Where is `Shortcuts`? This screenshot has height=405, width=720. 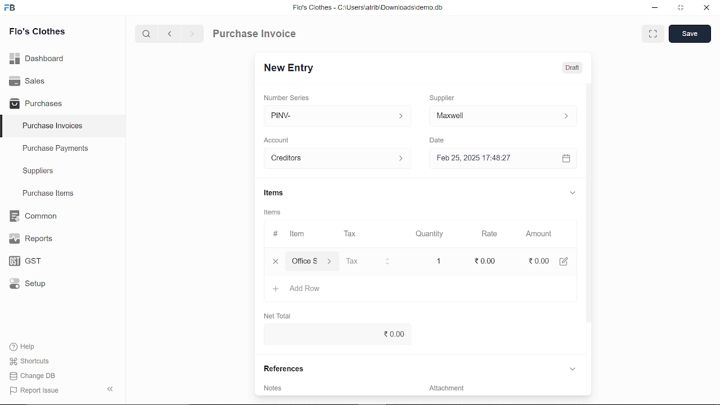
Shortcuts is located at coordinates (28, 362).